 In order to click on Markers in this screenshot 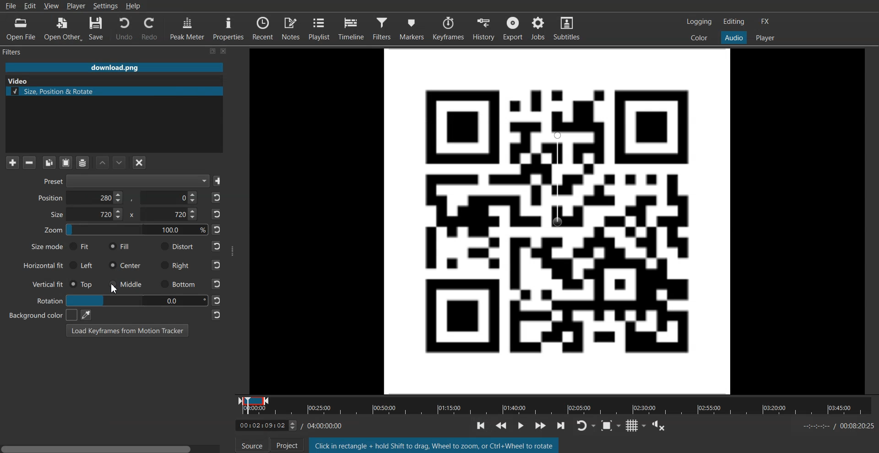, I will do `click(412, 28)`.